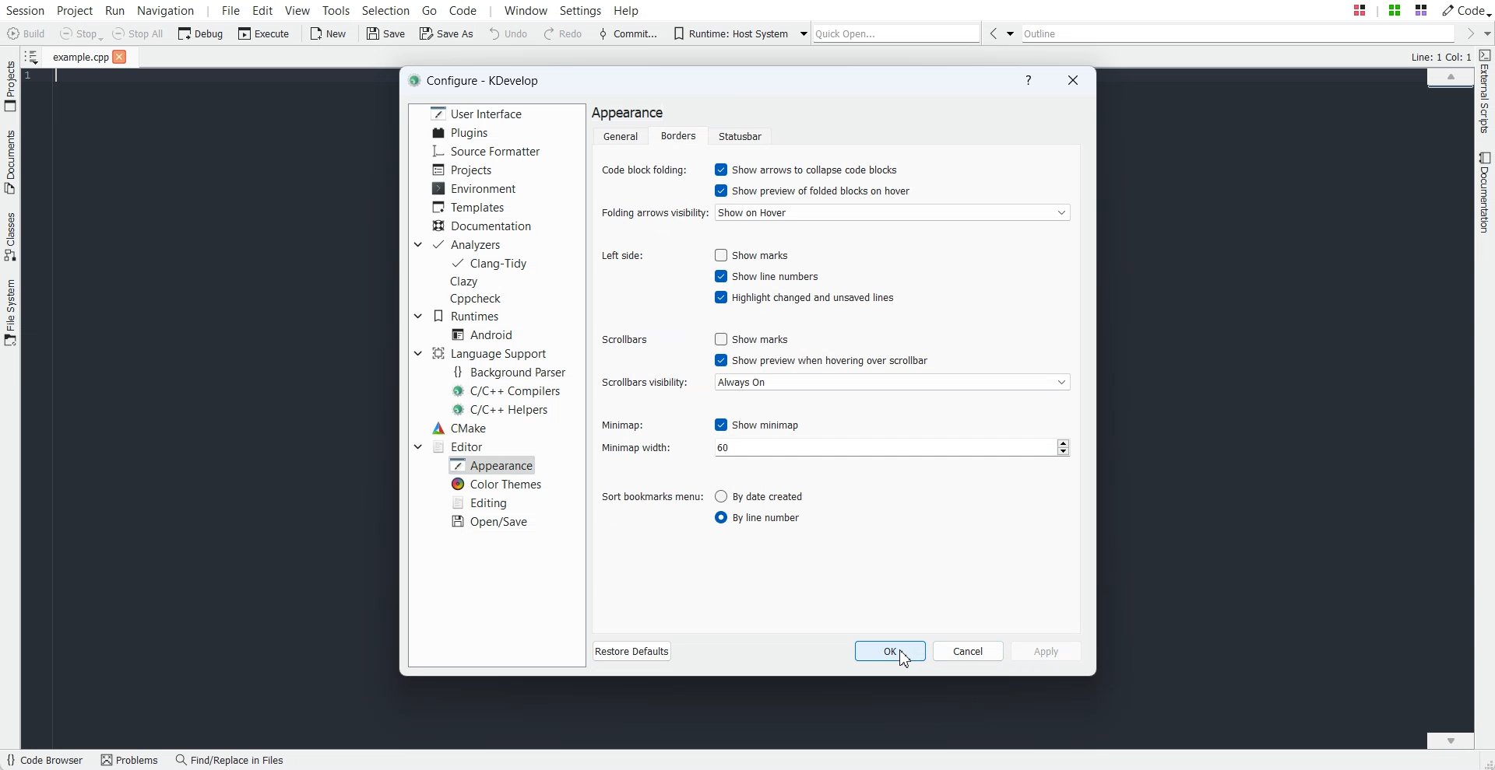 This screenshot has width=1495, height=770. What do you see at coordinates (417, 315) in the screenshot?
I see `Drop down box` at bounding box center [417, 315].